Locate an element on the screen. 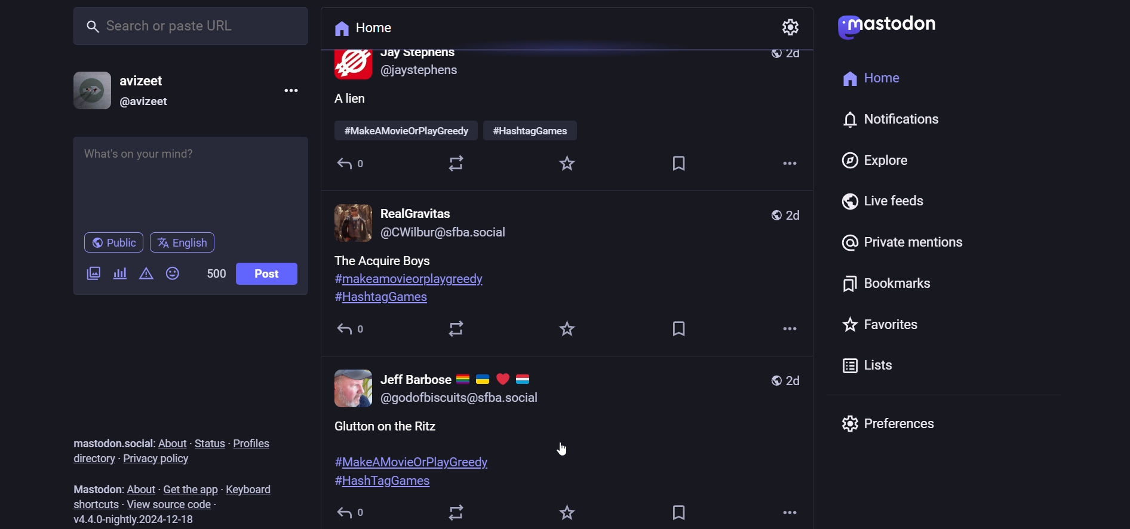  more is located at coordinates (789, 164).